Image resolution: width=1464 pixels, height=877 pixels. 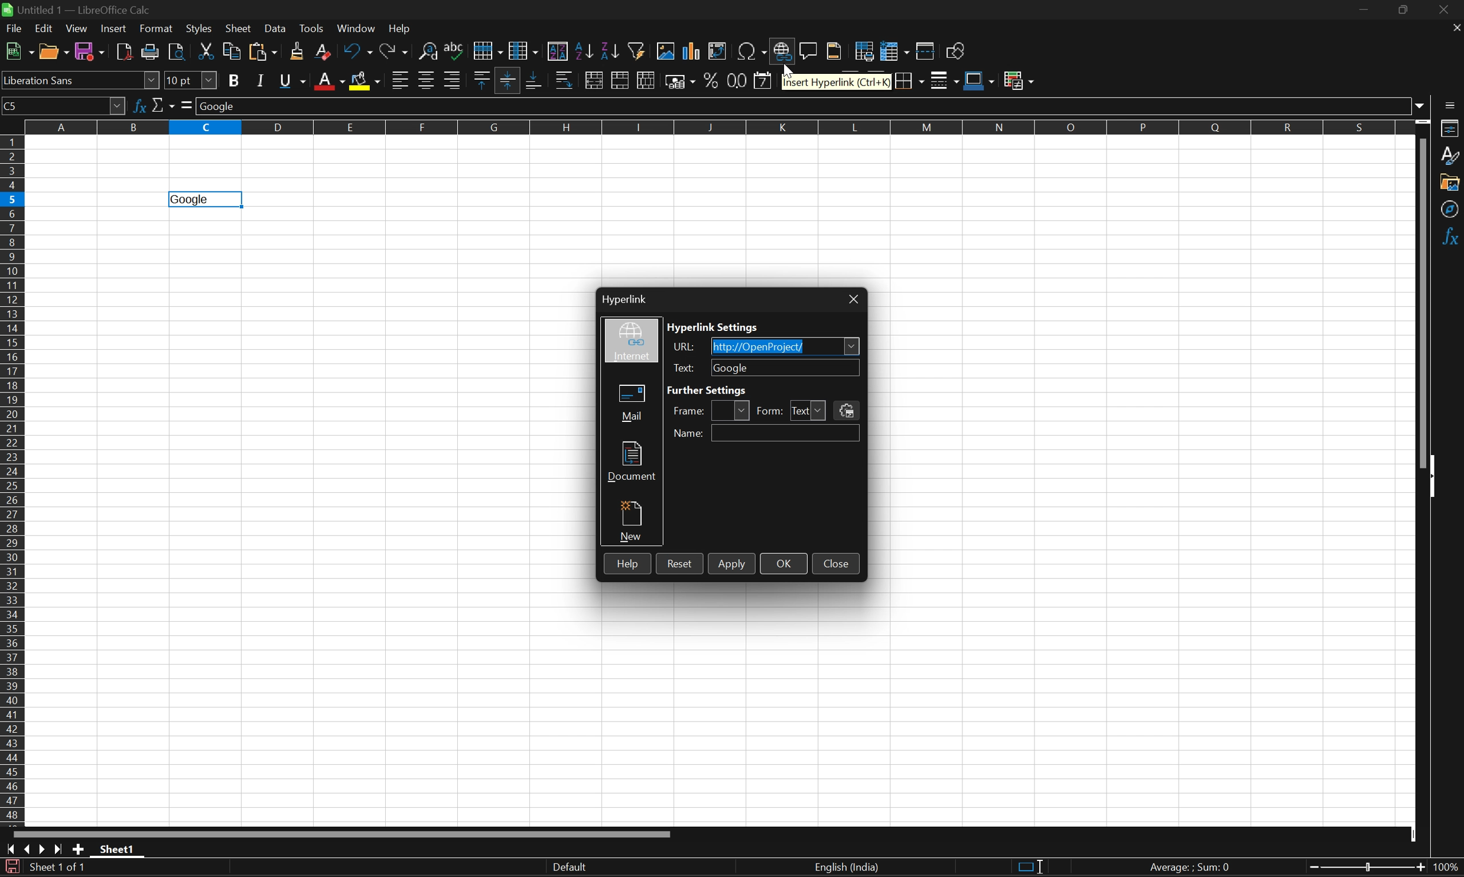 I want to click on Clear direct formatting, so click(x=324, y=53).